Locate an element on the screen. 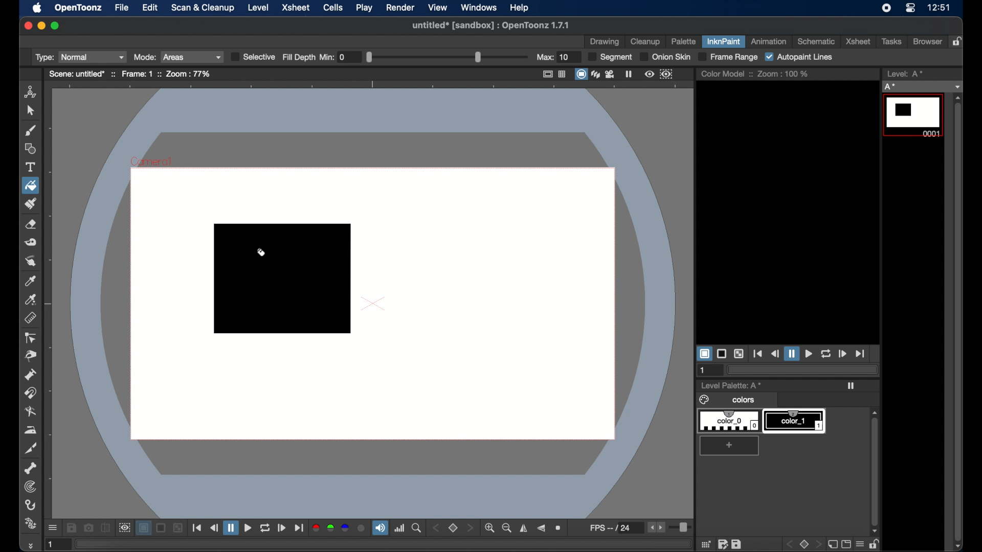 Image resolution: width=982 pixels, height=552 pixels. slider is located at coordinates (682, 528).